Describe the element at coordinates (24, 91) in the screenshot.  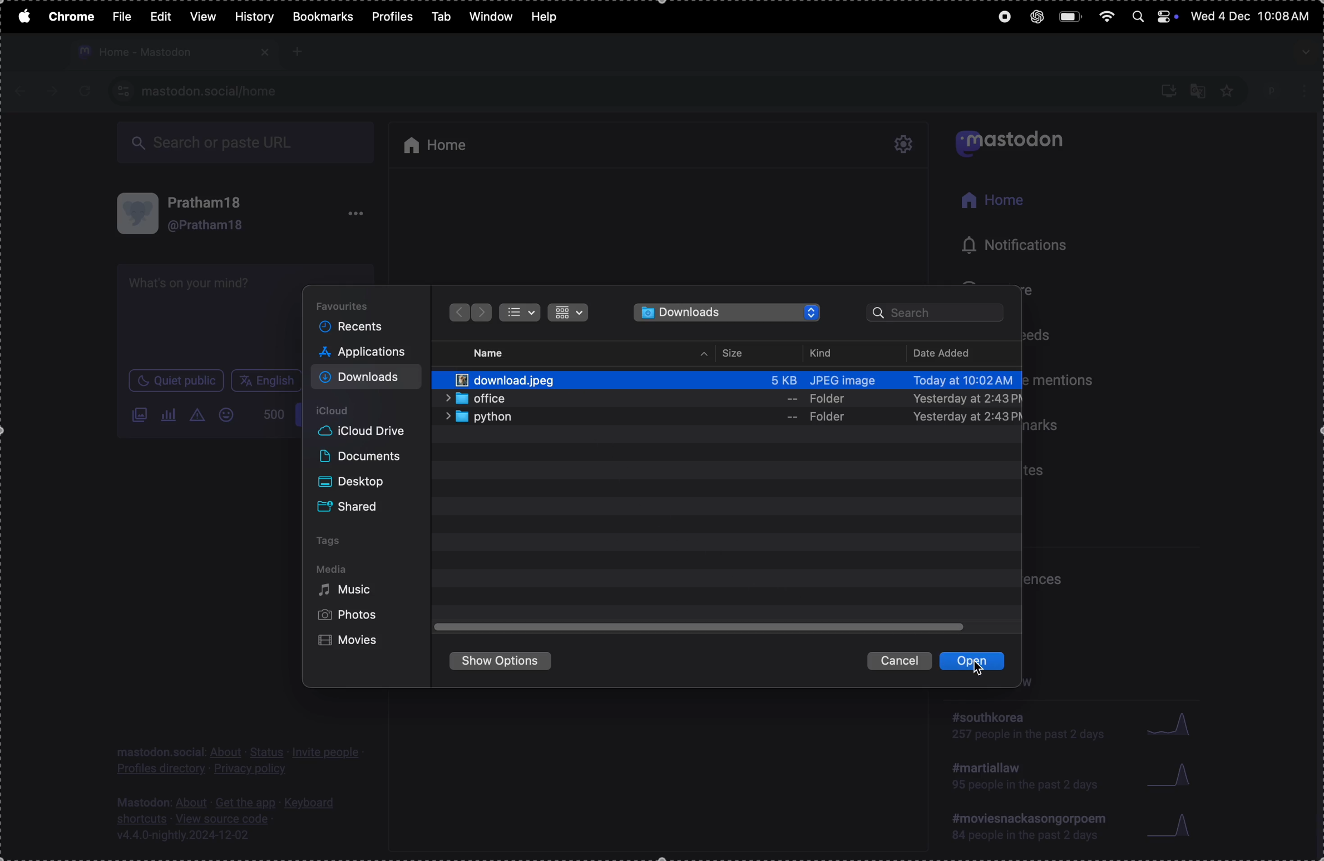
I see `previous tab` at that location.